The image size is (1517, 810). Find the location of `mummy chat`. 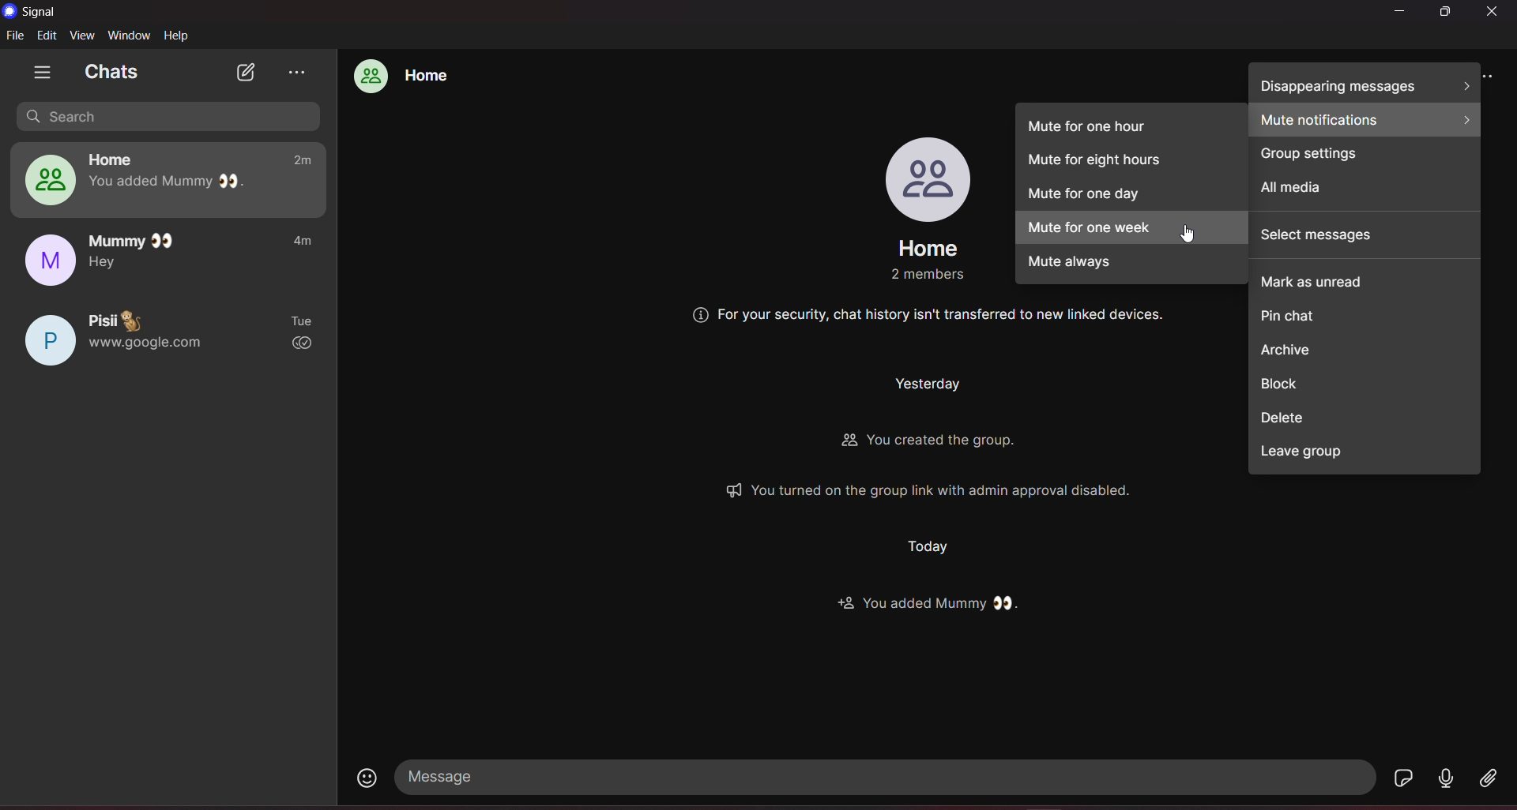

mummy chat is located at coordinates (171, 255).